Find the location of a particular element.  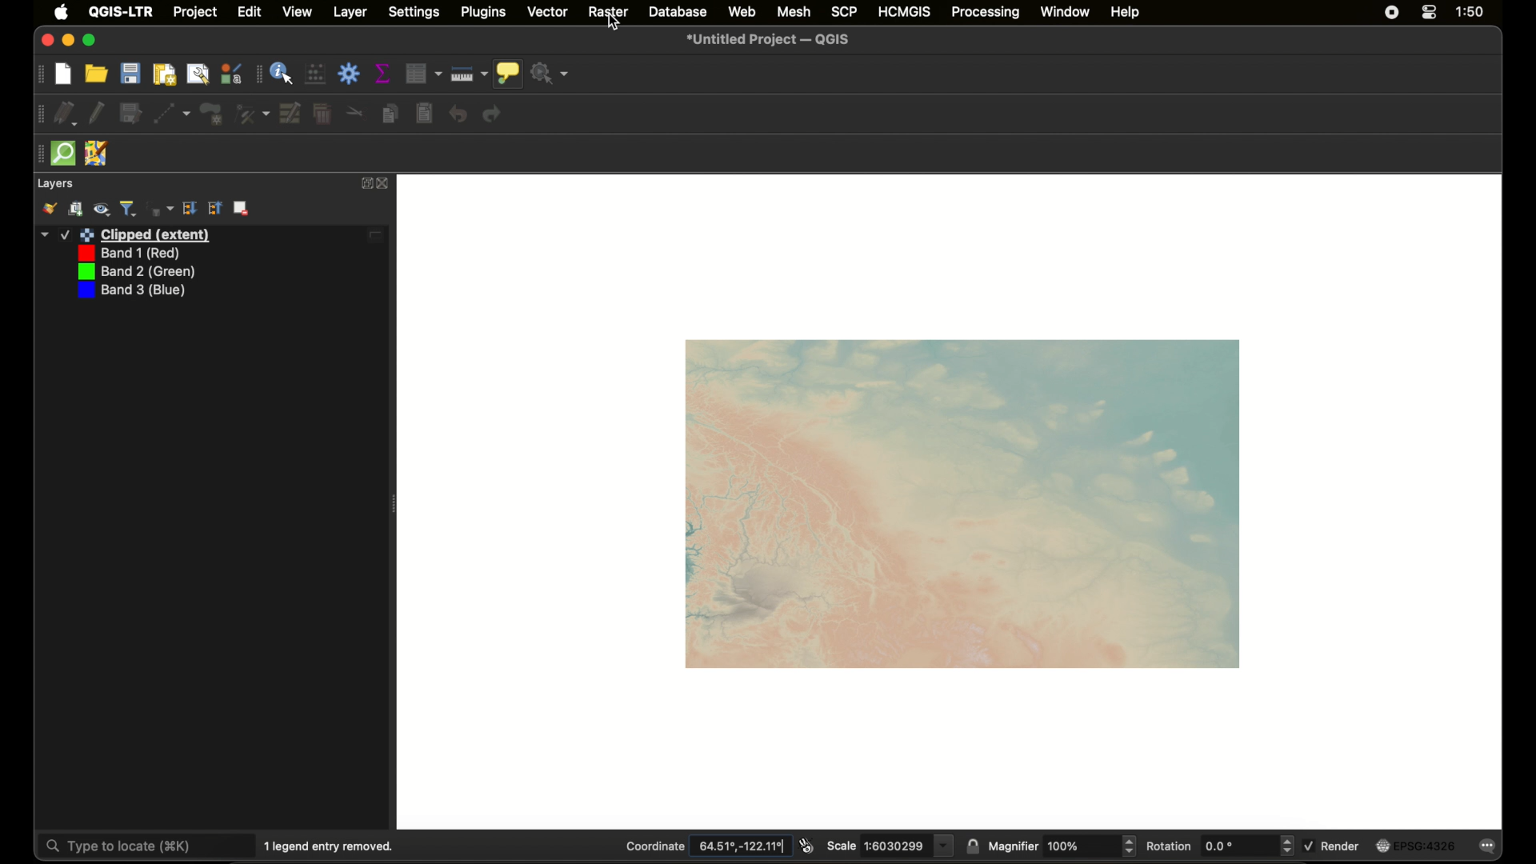

quick osm is located at coordinates (63, 153).